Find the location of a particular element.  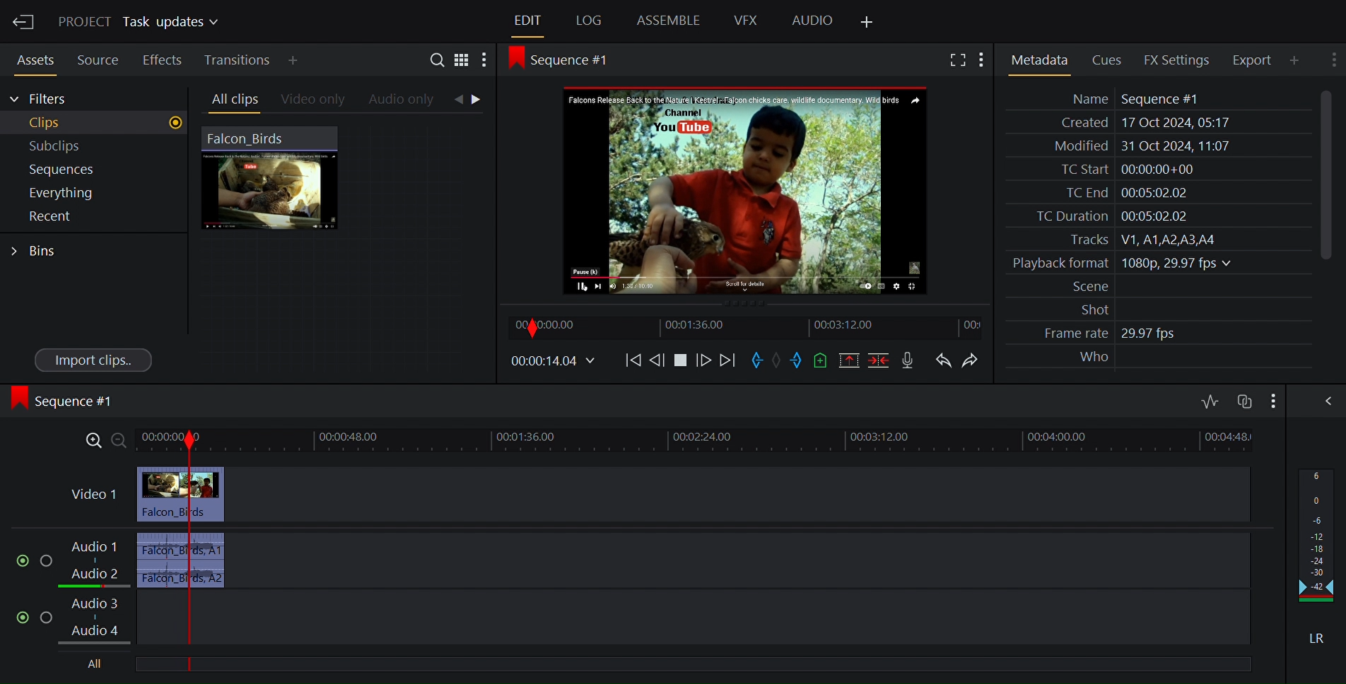

Assets is located at coordinates (34, 60).